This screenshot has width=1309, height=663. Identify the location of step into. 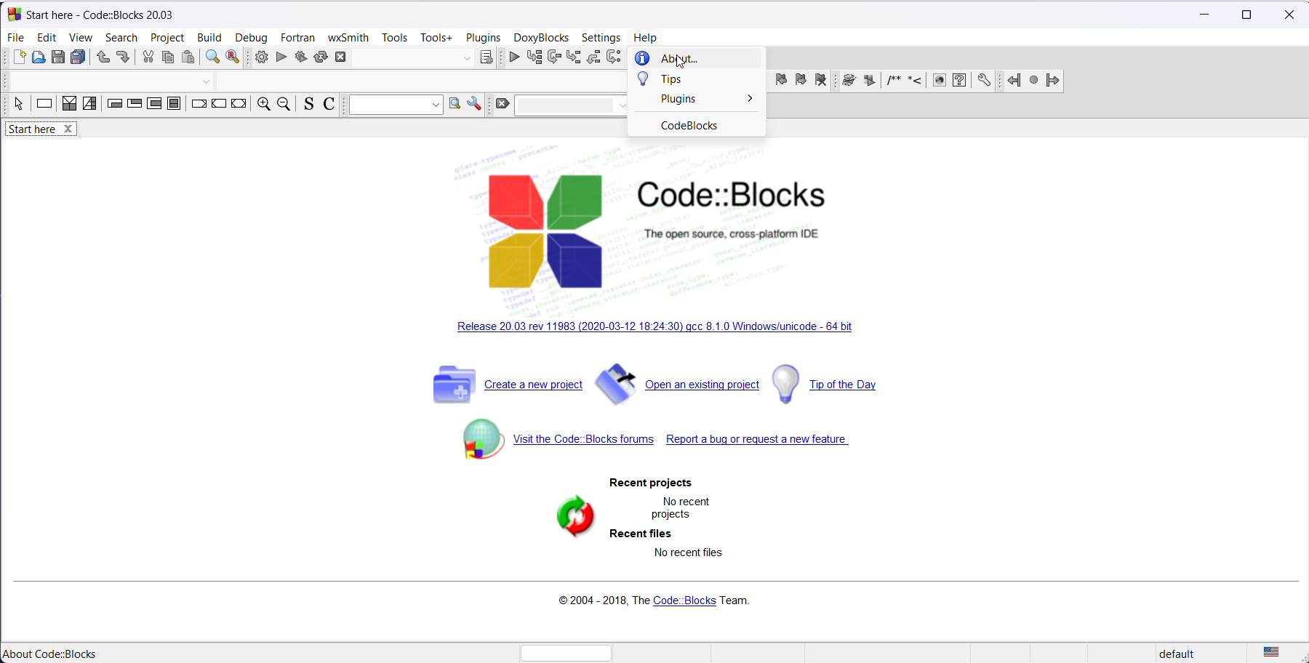
(574, 57).